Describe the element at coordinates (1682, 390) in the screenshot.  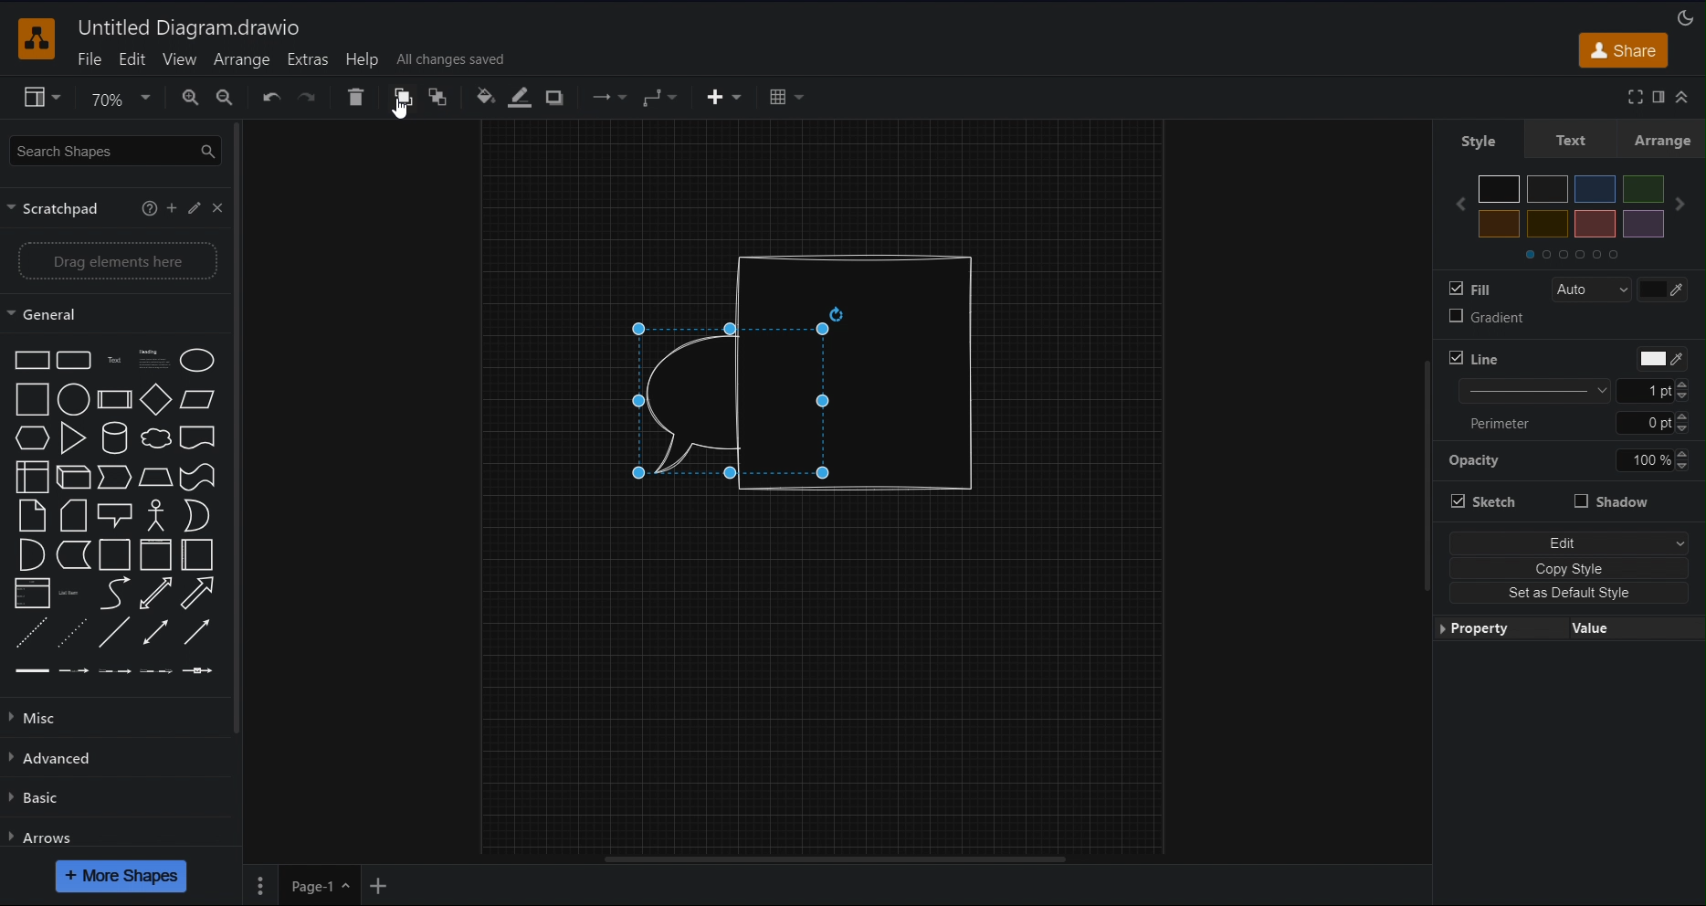
I see `Increase/Decrease line thickness` at that location.